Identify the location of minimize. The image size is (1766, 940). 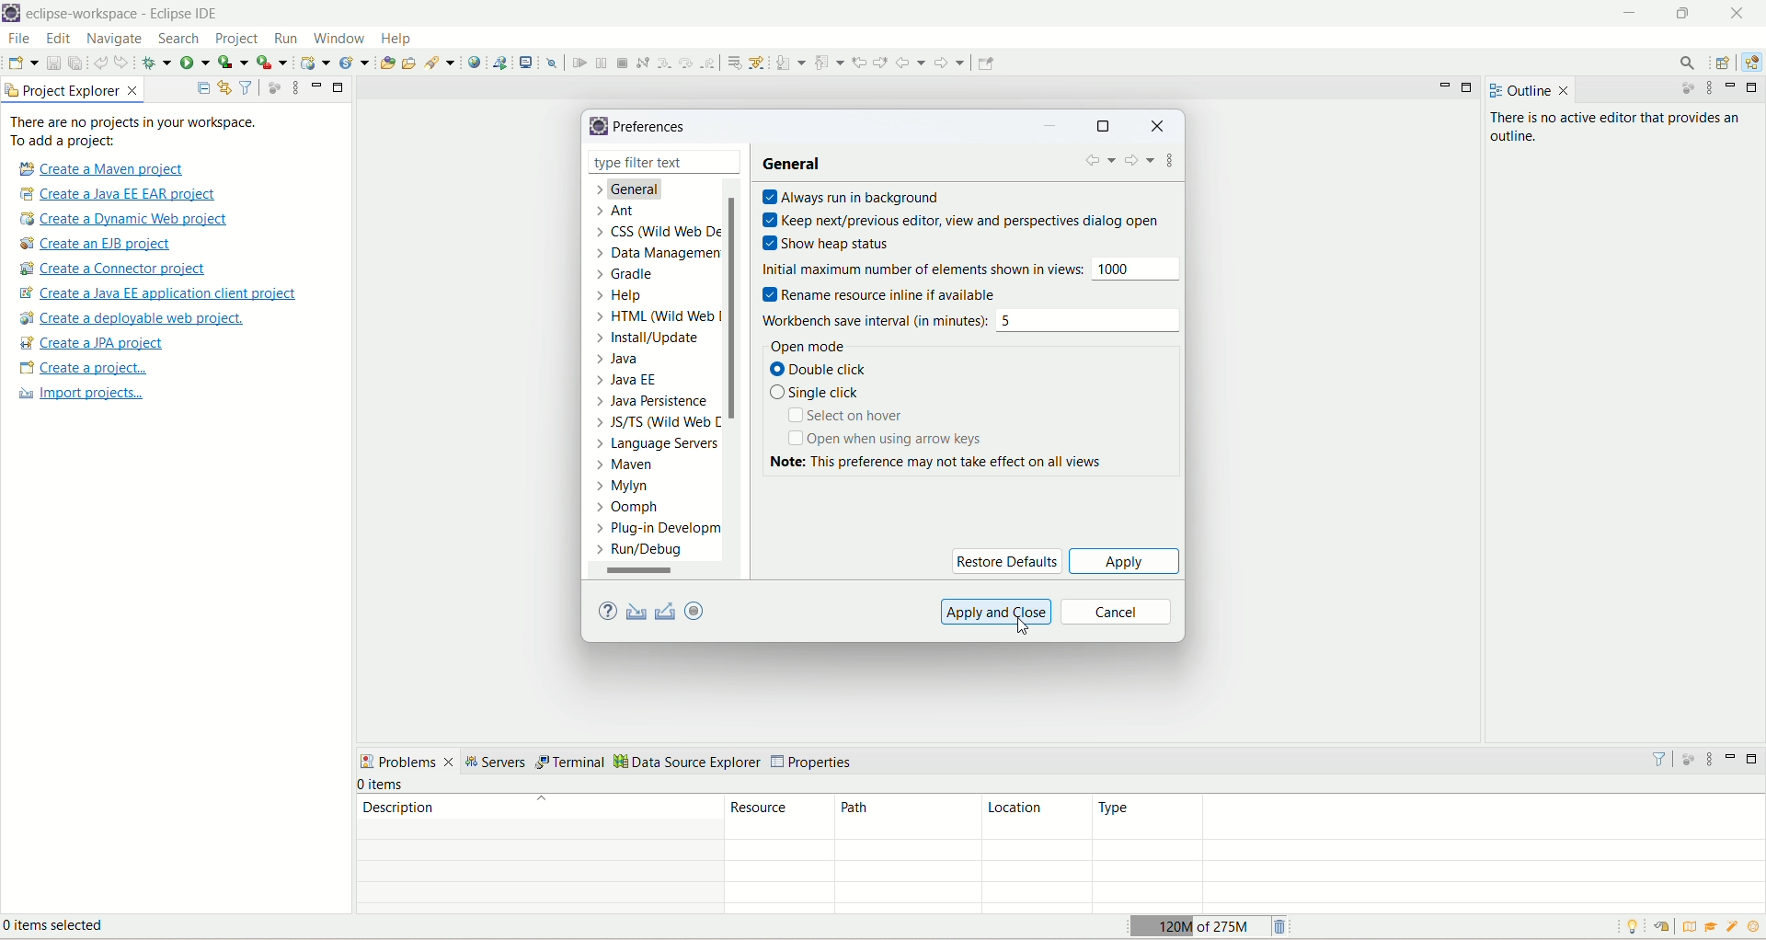
(1053, 128).